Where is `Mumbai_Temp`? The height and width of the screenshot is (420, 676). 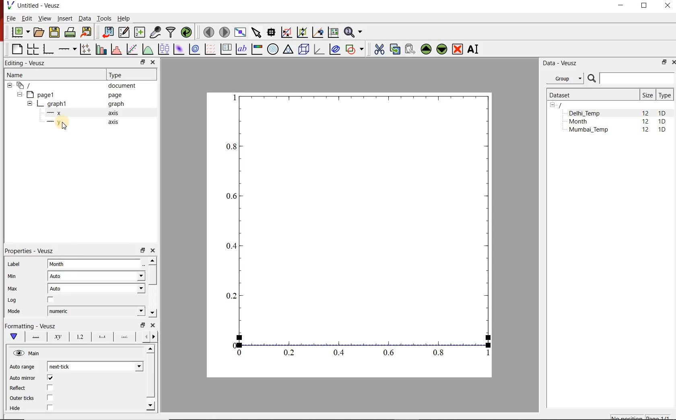 Mumbai_Temp is located at coordinates (588, 130).